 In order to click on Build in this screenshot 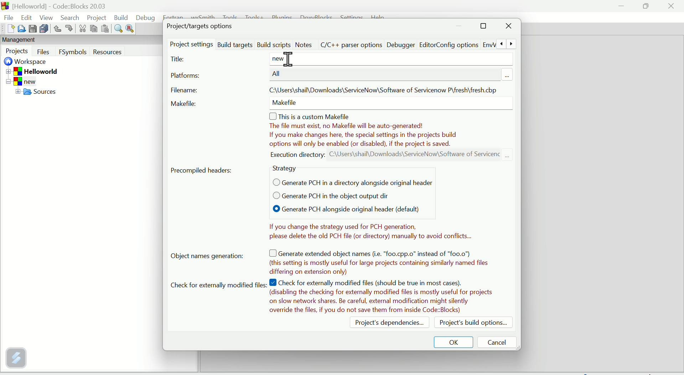, I will do `click(122, 17)`.